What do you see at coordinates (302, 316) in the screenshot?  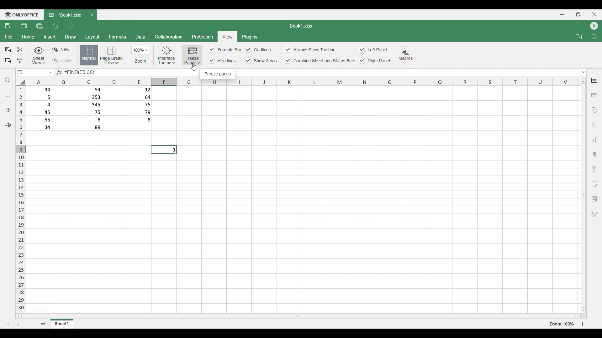 I see `Horizontal slide bar` at bounding box center [302, 316].